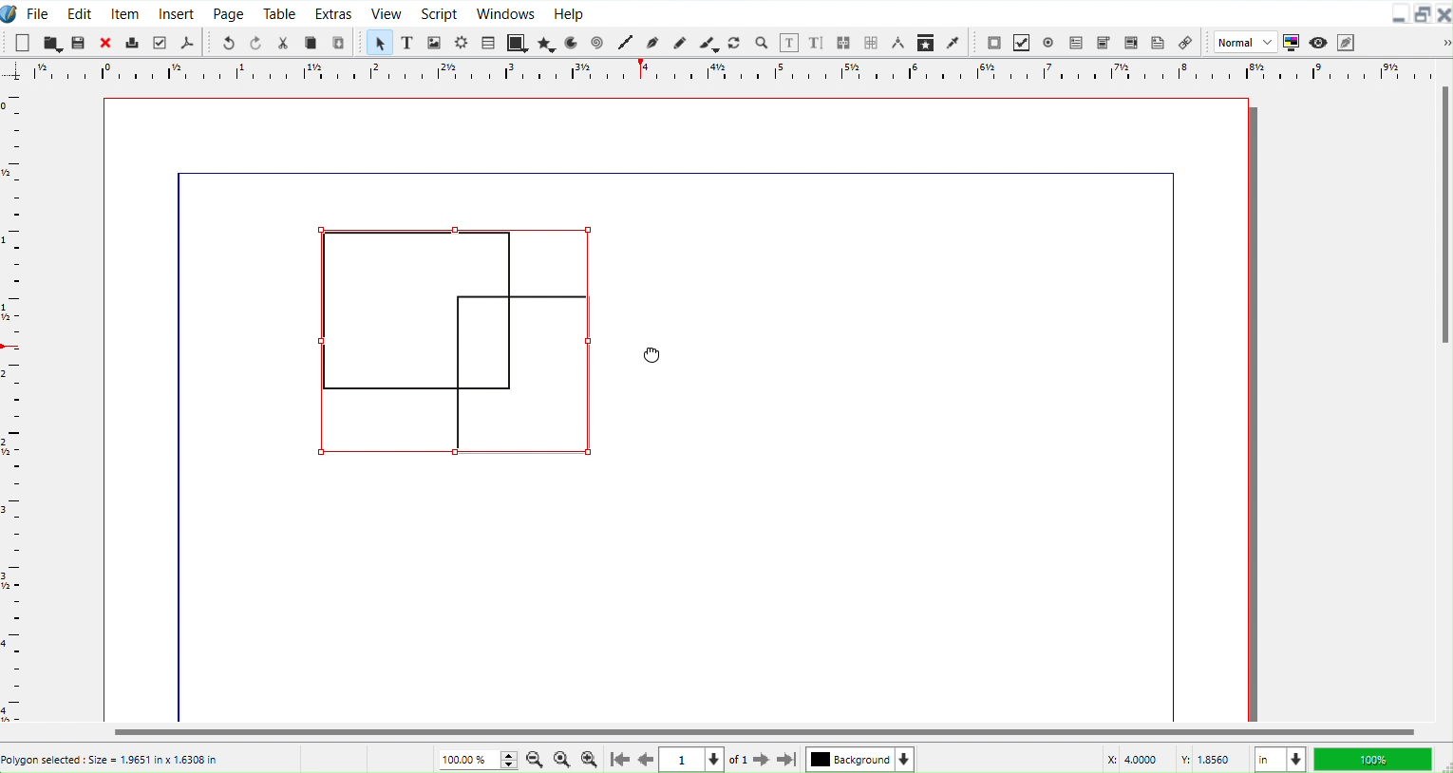  I want to click on Toggle color, so click(1290, 43).